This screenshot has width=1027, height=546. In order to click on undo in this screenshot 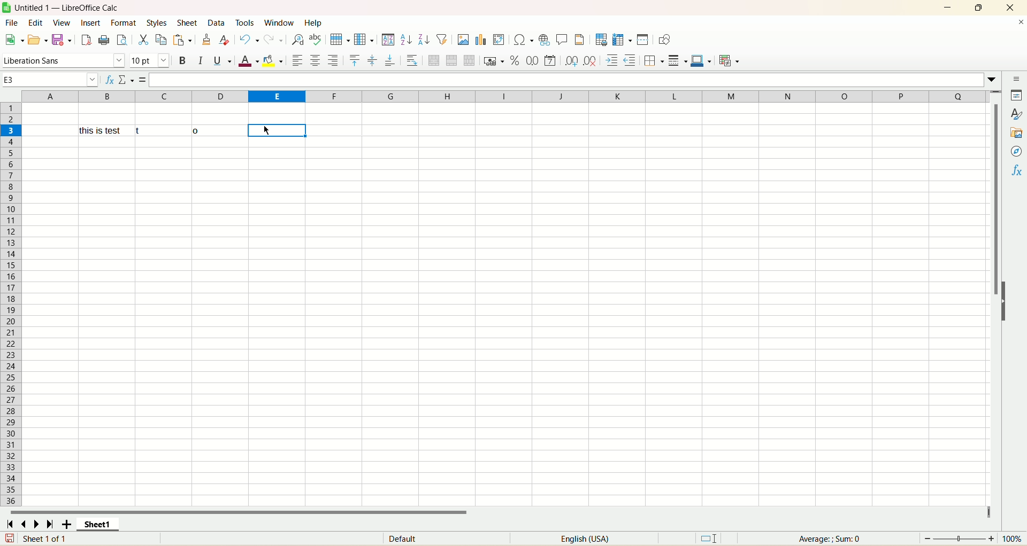, I will do `click(249, 40)`.